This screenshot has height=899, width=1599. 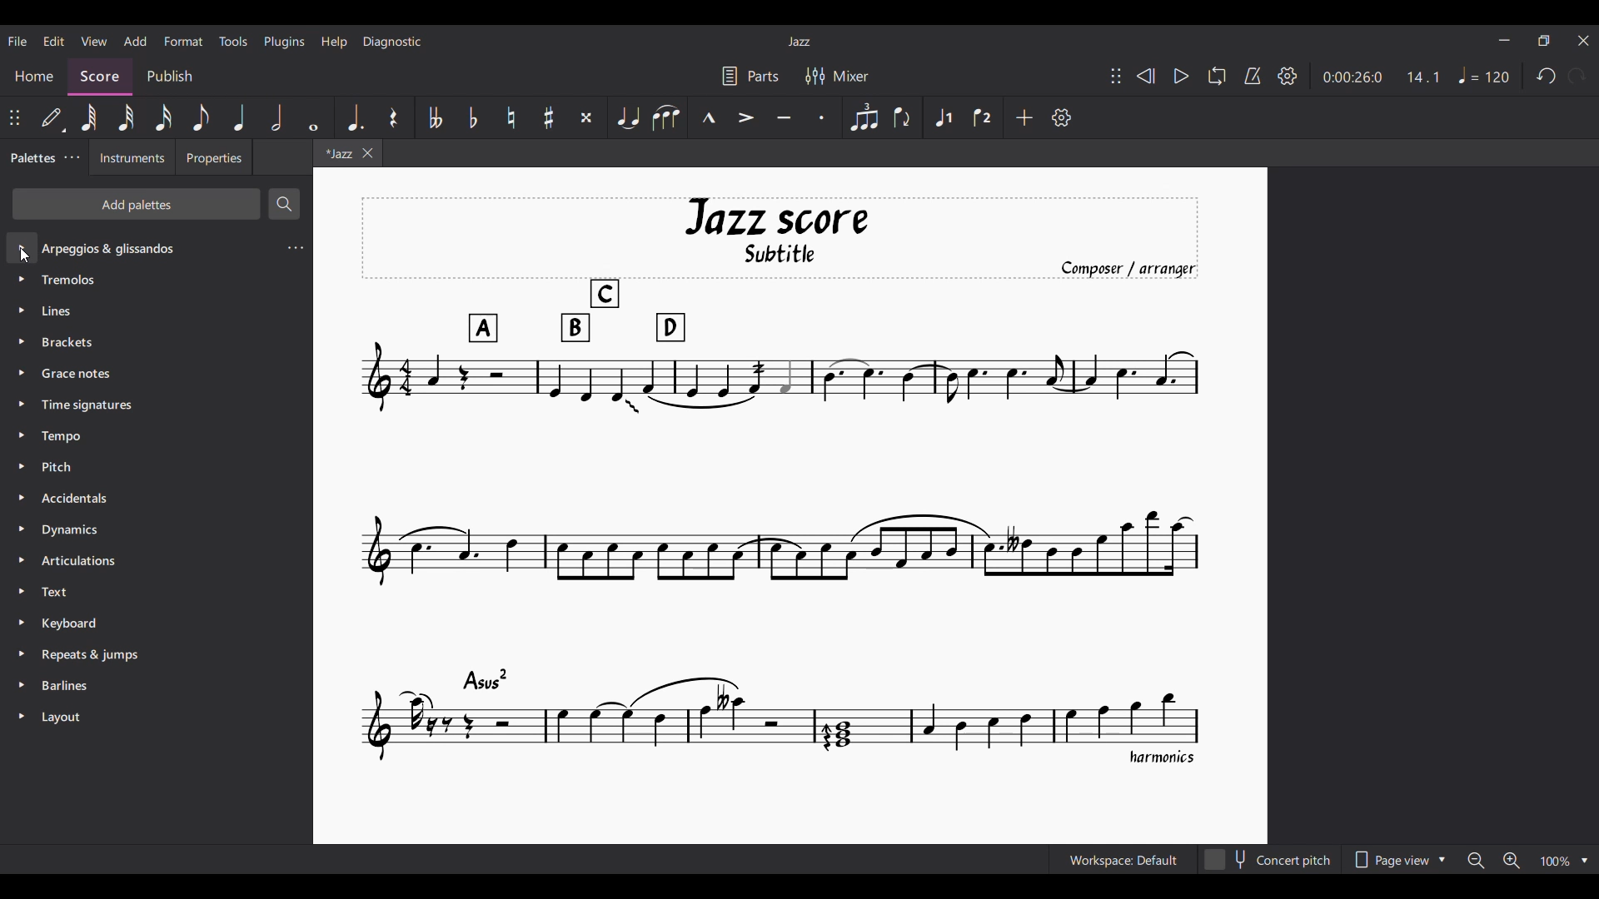 What do you see at coordinates (131, 156) in the screenshot?
I see `Instruments` at bounding box center [131, 156].